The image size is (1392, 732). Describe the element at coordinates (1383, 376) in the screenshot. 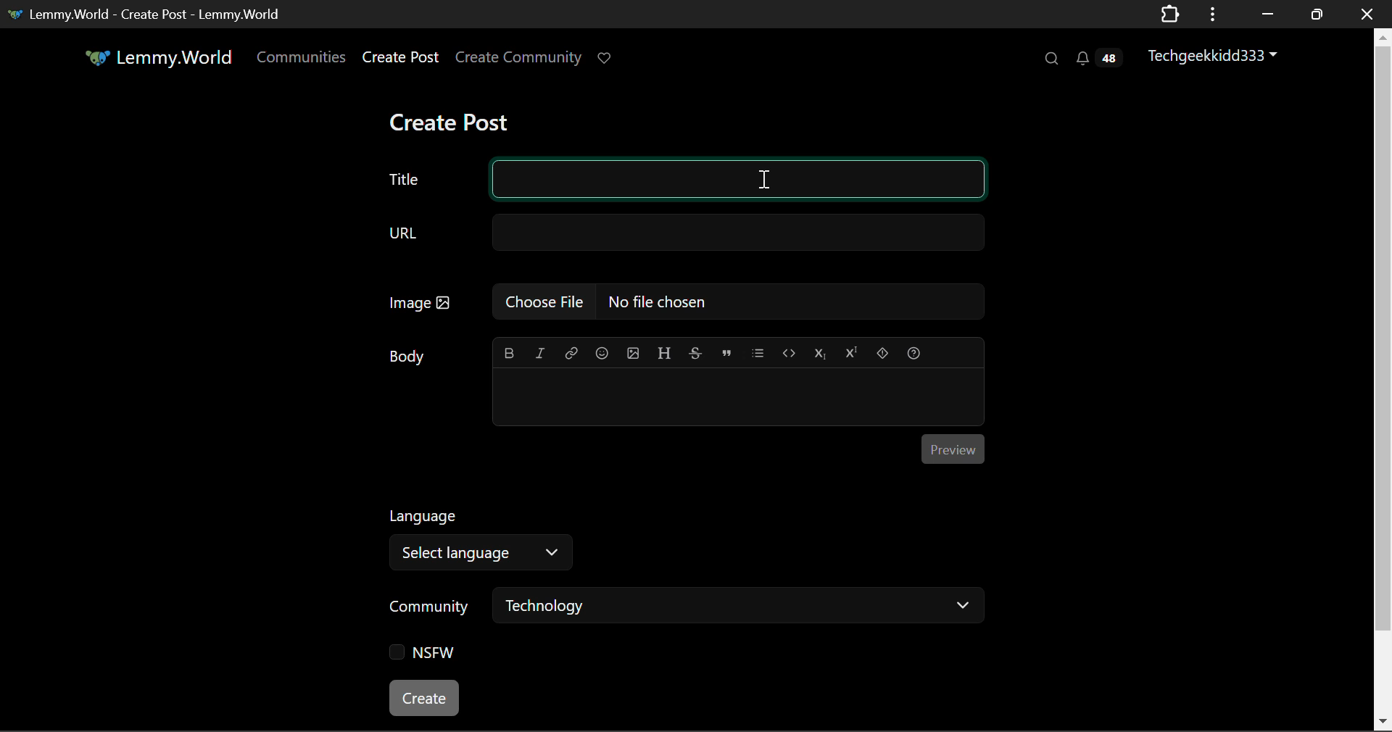

I see `Scroll Bar` at that location.